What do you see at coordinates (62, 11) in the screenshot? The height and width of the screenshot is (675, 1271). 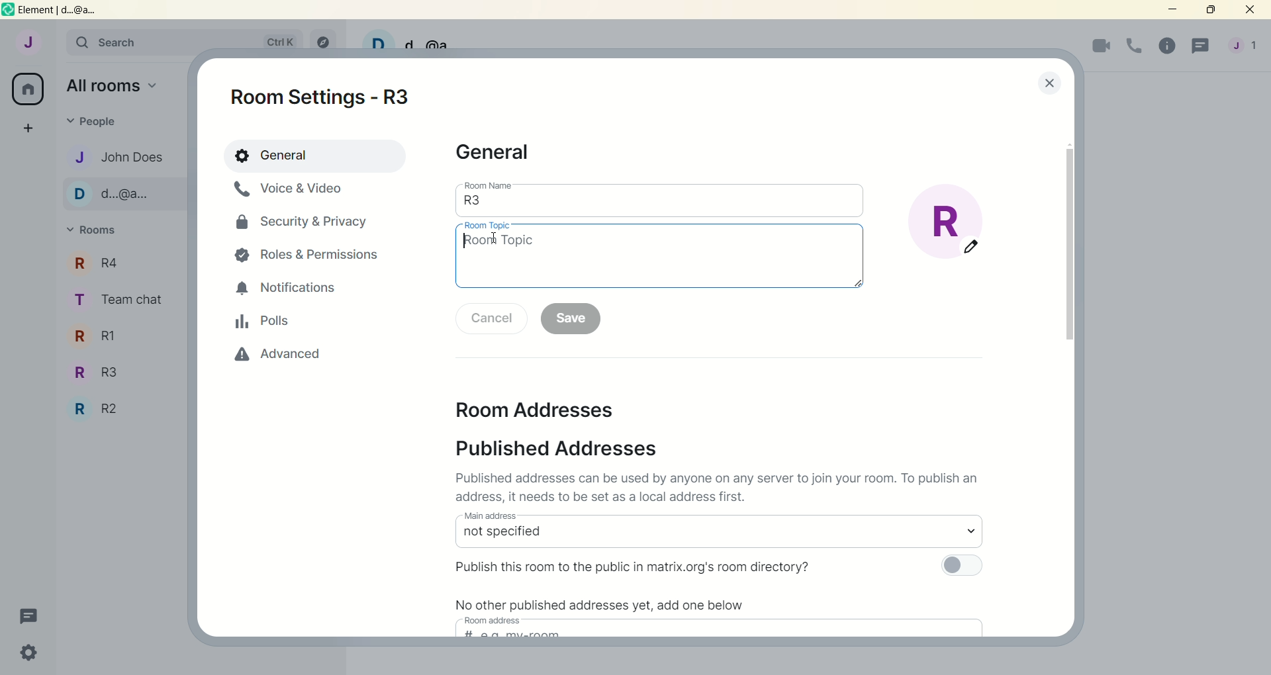 I see `element` at bounding box center [62, 11].